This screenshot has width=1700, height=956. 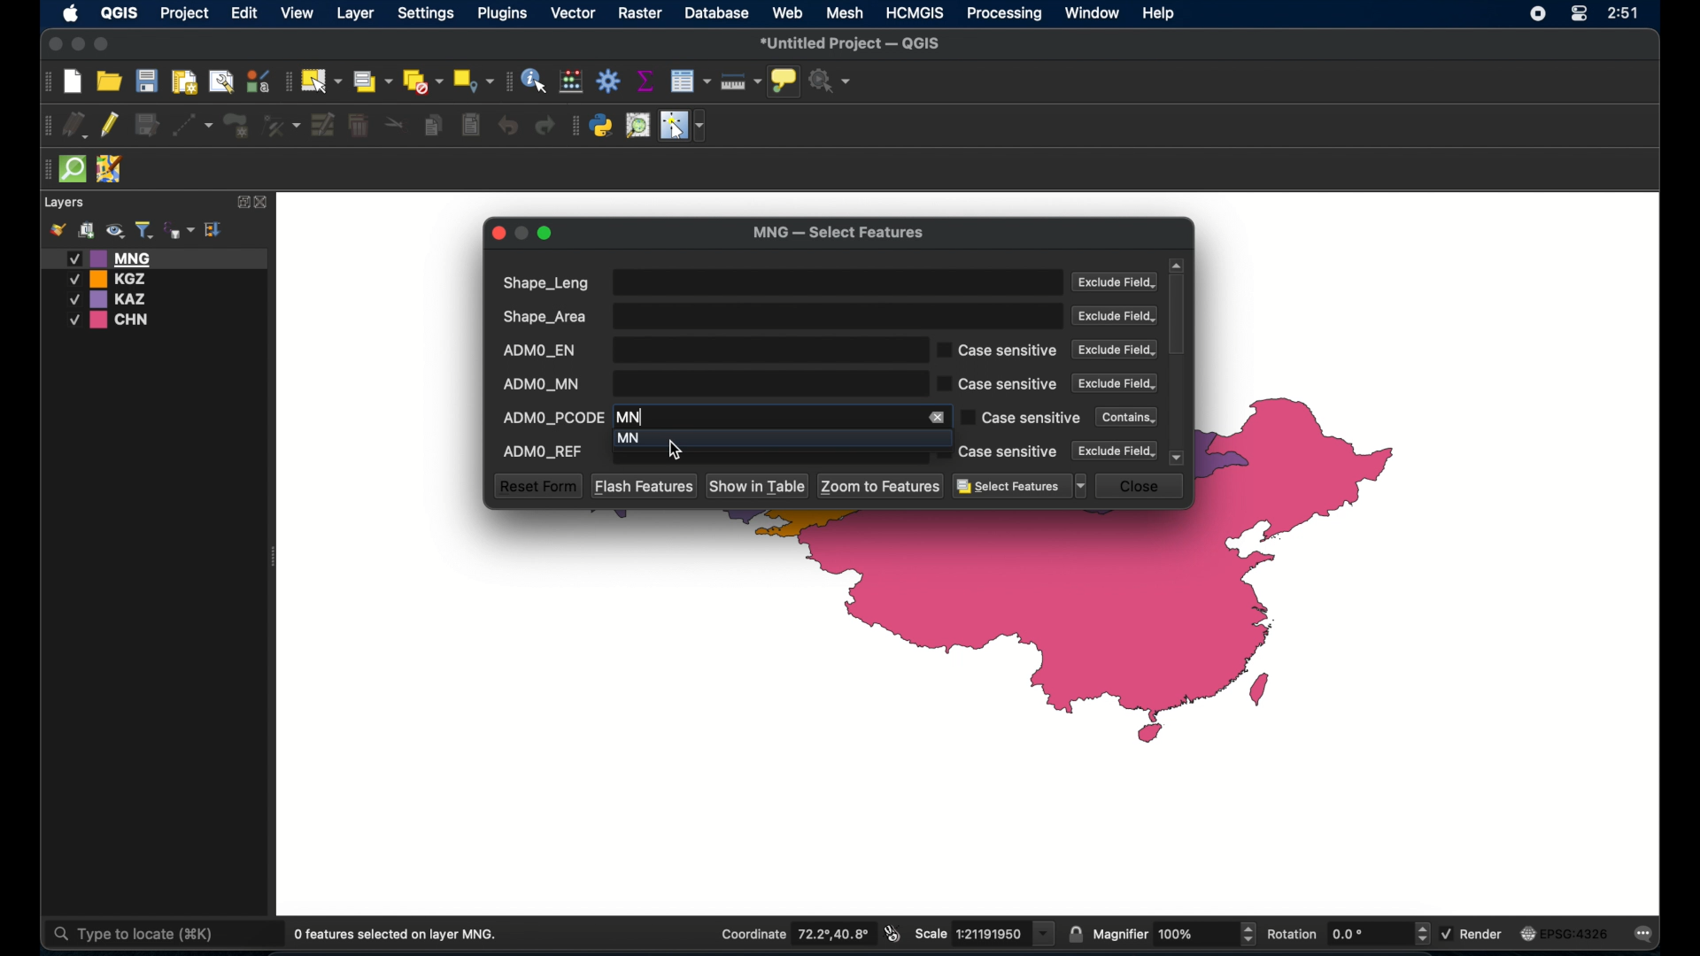 What do you see at coordinates (707, 456) in the screenshot?
I see `ADMP_REF` at bounding box center [707, 456].